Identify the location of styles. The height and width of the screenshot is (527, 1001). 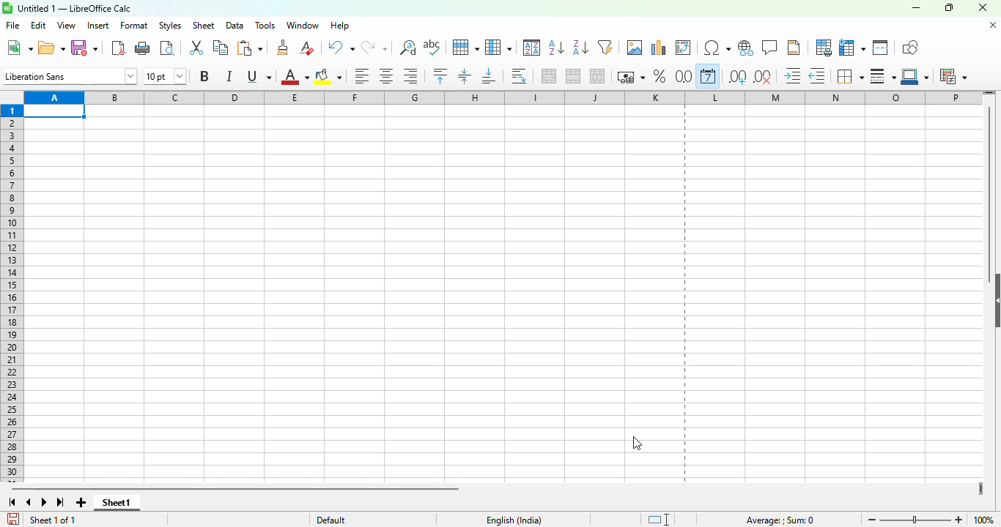
(170, 26).